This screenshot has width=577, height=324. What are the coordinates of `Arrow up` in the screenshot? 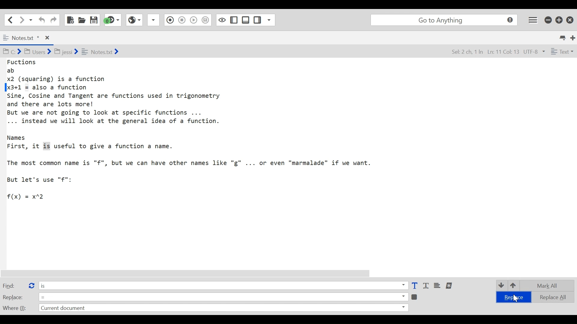 It's located at (514, 286).